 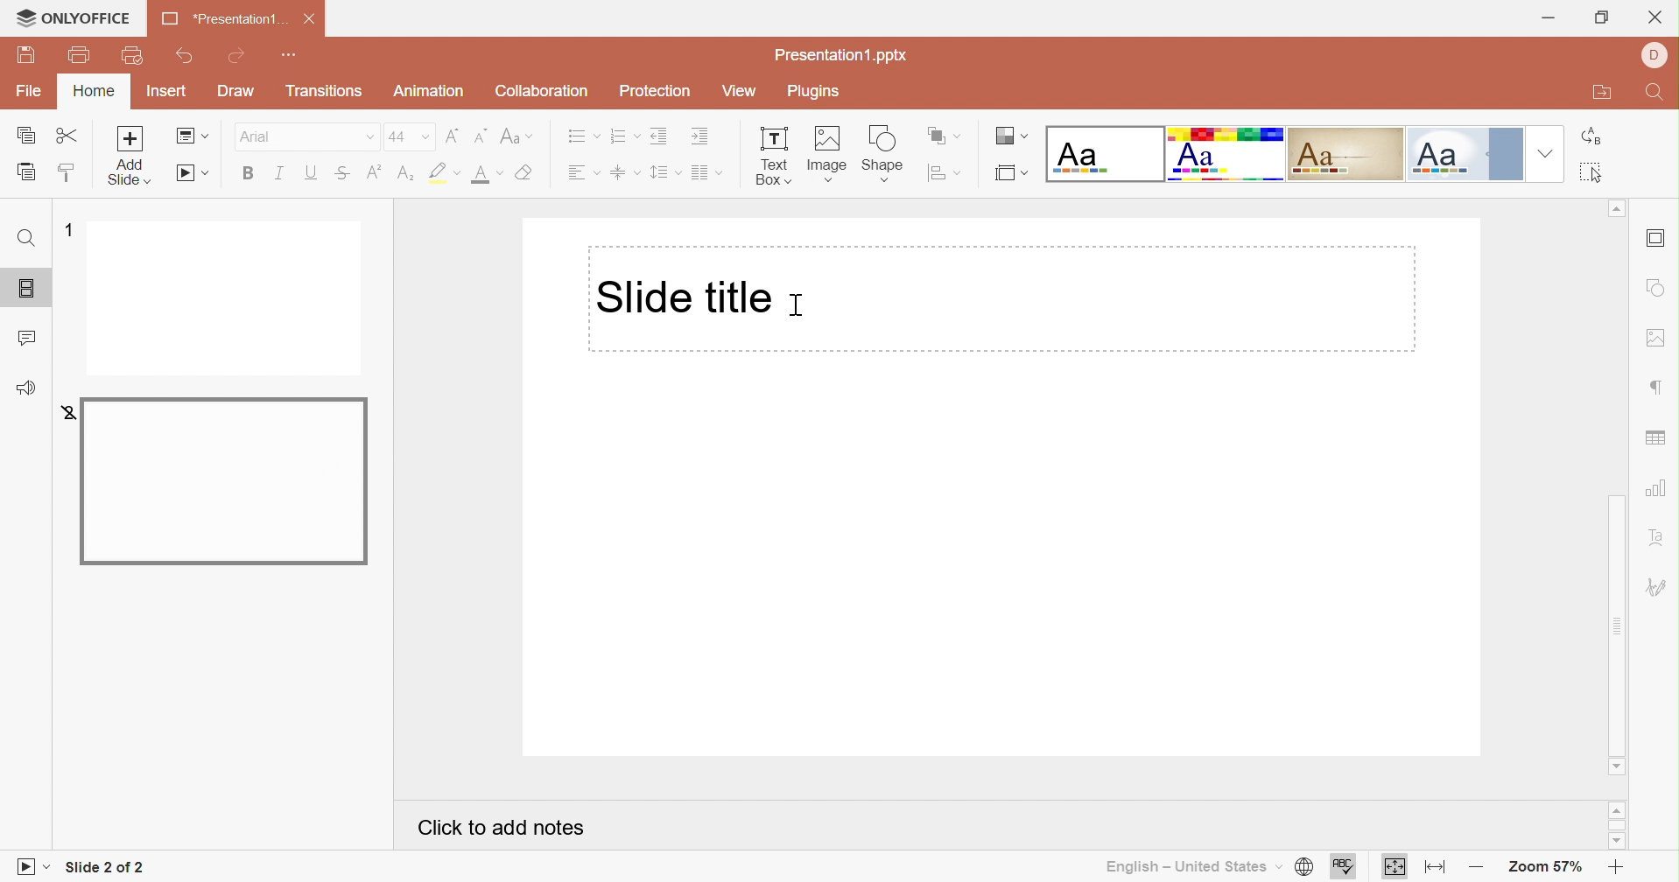 What do you see at coordinates (25, 135) in the screenshot?
I see `Copy` at bounding box center [25, 135].